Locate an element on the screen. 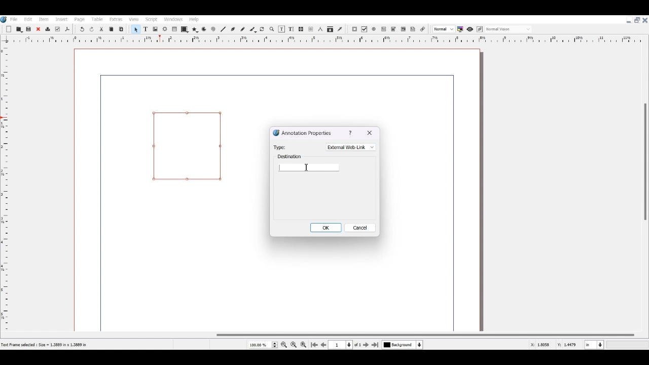 Image resolution: width=649 pixels, height=365 pixels. Link text Frame is located at coordinates (301, 29).